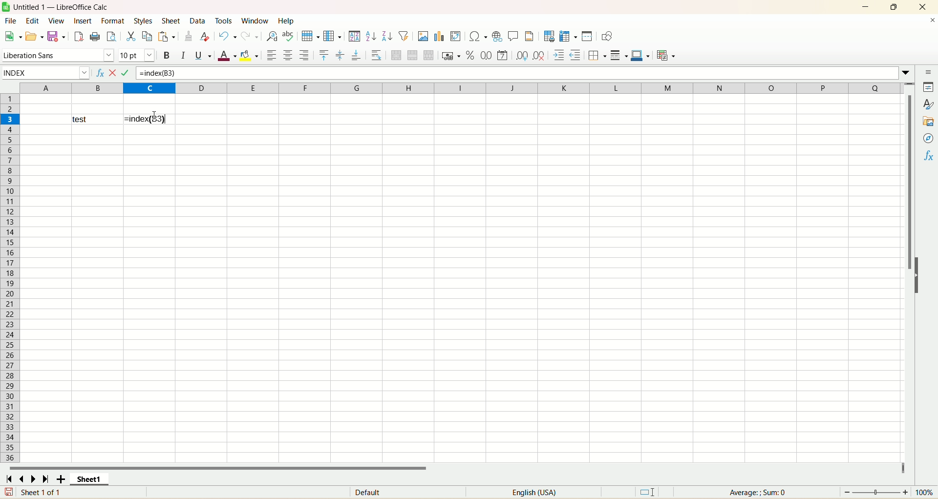  What do you see at coordinates (188, 36) in the screenshot?
I see `clone formatting` at bounding box center [188, 36].